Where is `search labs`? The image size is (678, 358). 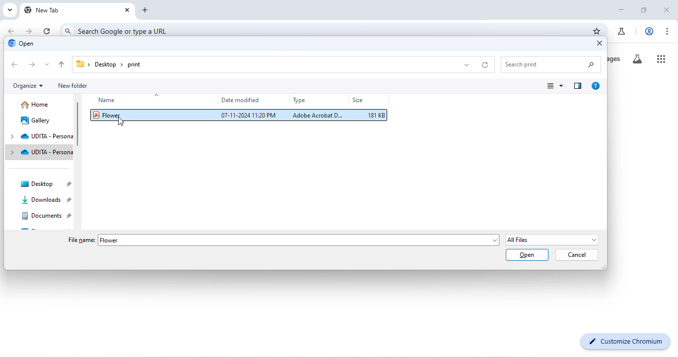 search labs is located at coordinates (637, 60).